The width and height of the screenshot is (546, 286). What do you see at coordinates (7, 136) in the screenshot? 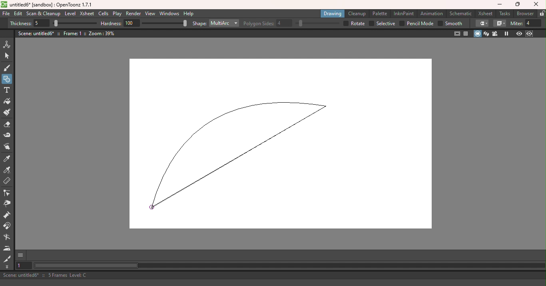
I see `Tape tool` at bounding box center [7, 136].